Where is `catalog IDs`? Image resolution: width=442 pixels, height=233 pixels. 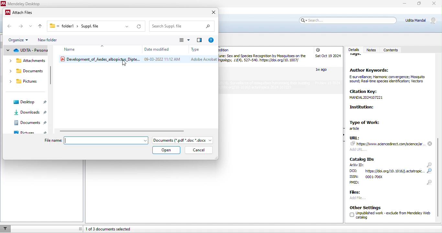
catalog IDs is located at coordinates (363, 159).